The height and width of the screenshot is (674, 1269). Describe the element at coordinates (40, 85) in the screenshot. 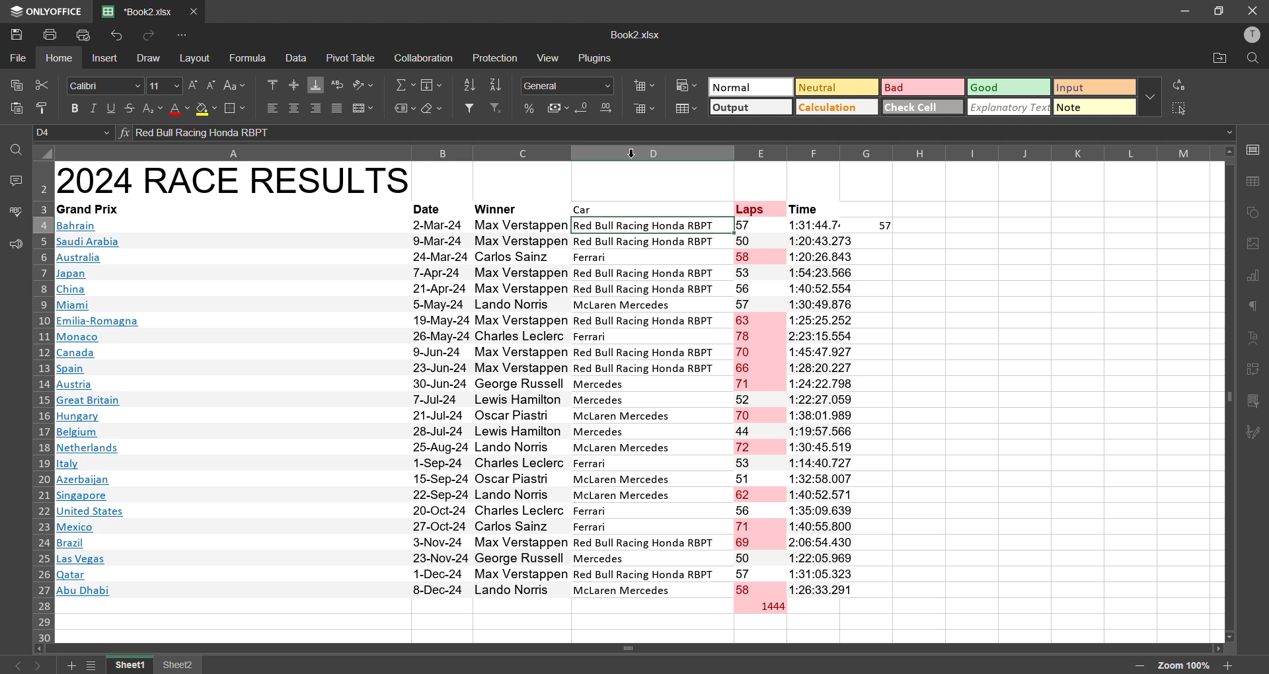

I see `cut` at that location.